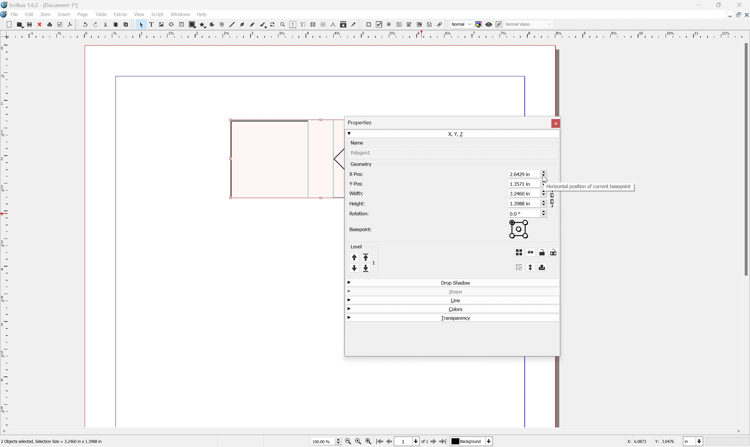  Describe the element at coordinates (720, 4) in the screenshot. I see `Restore Down` at that location.